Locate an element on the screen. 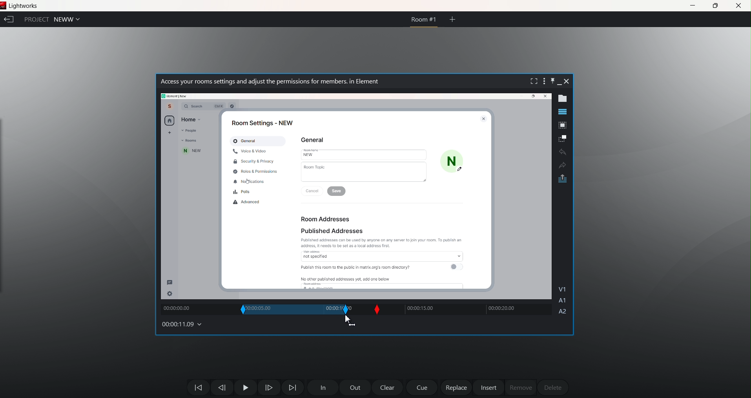 The height and width of the screenshot is (398, 751). out is located at coordinates (355, 387).